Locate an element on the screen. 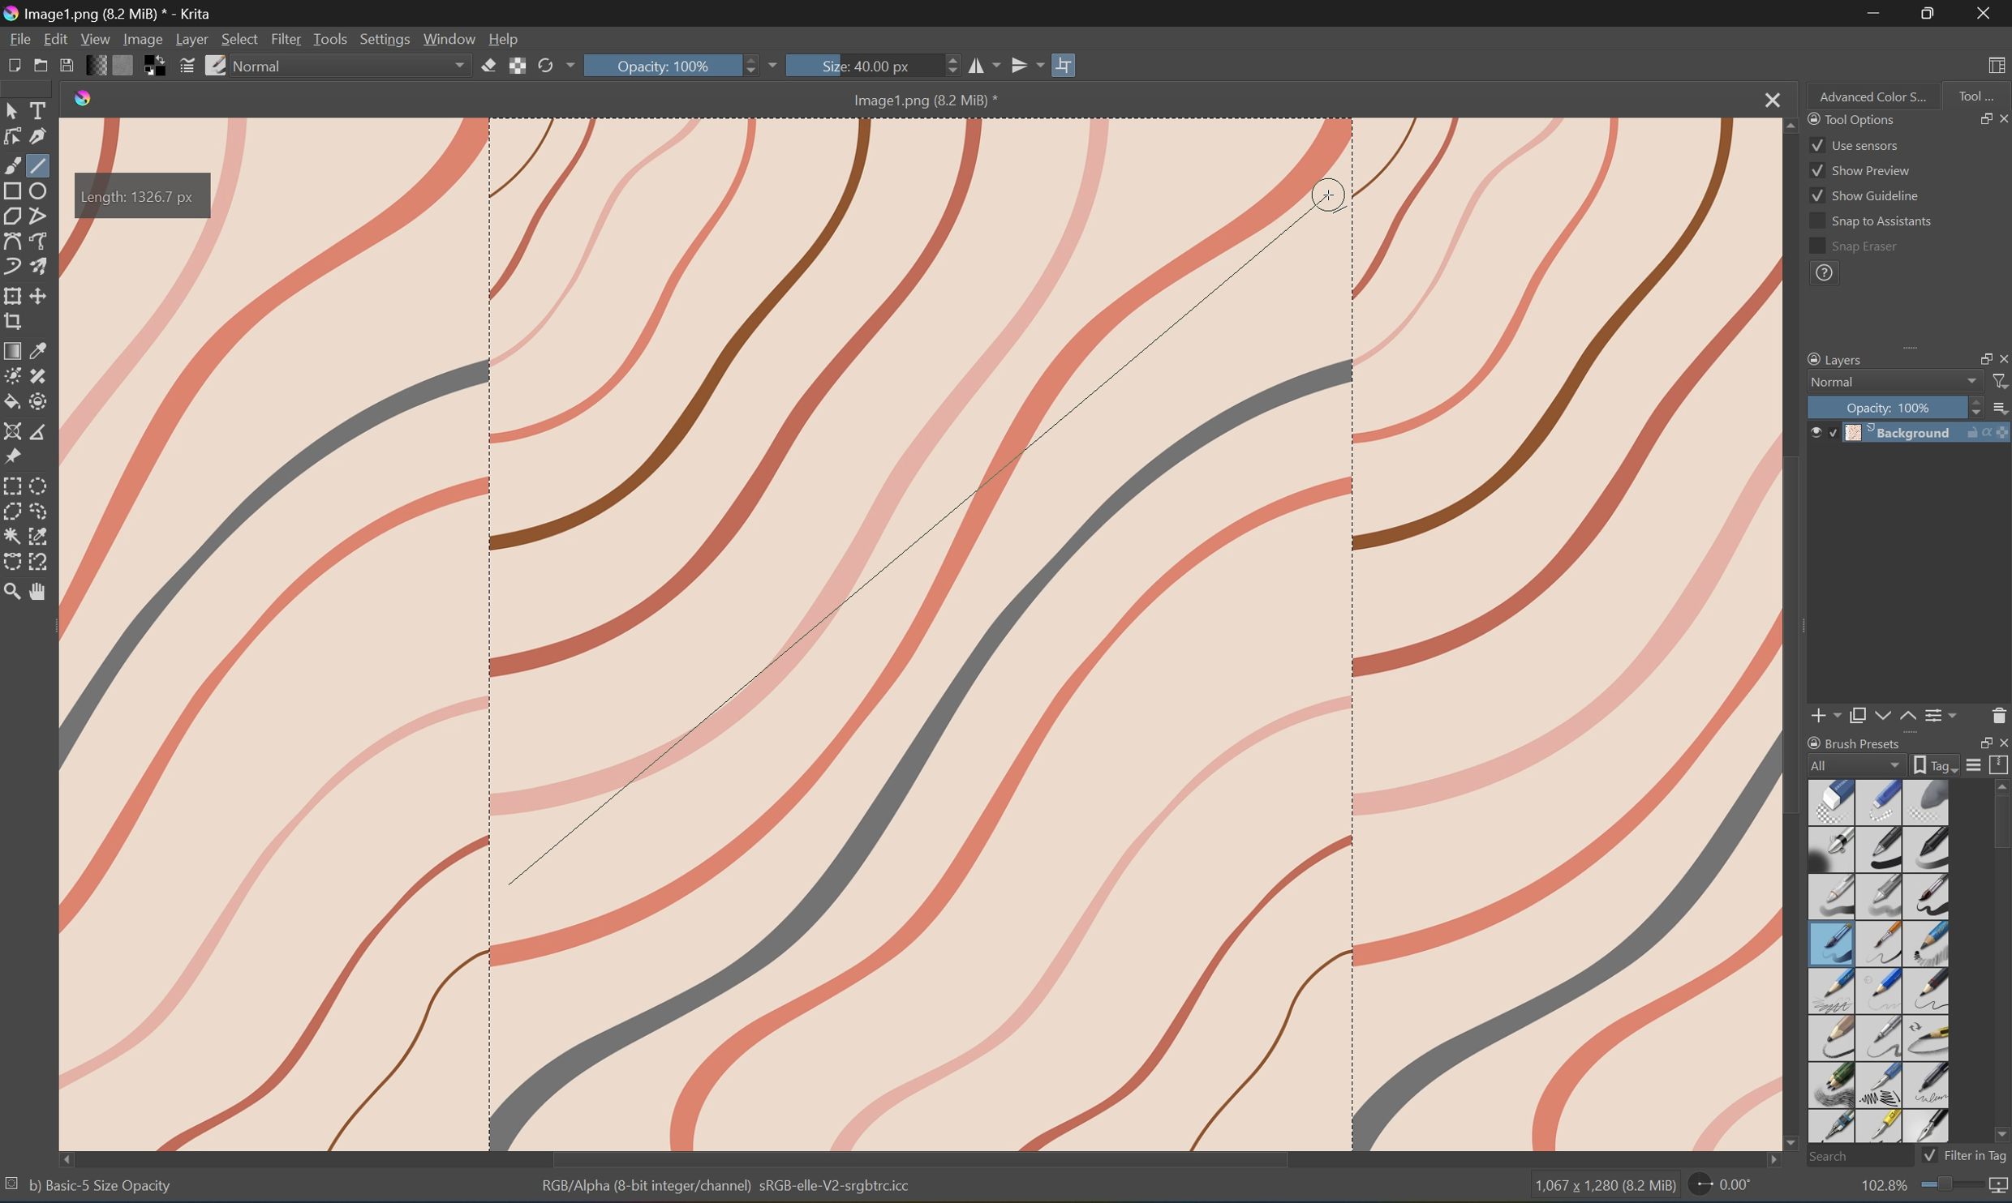 The height and width of the screenshot is (1203, 2012). 102.8% is located at coordinates (1881, 1187).